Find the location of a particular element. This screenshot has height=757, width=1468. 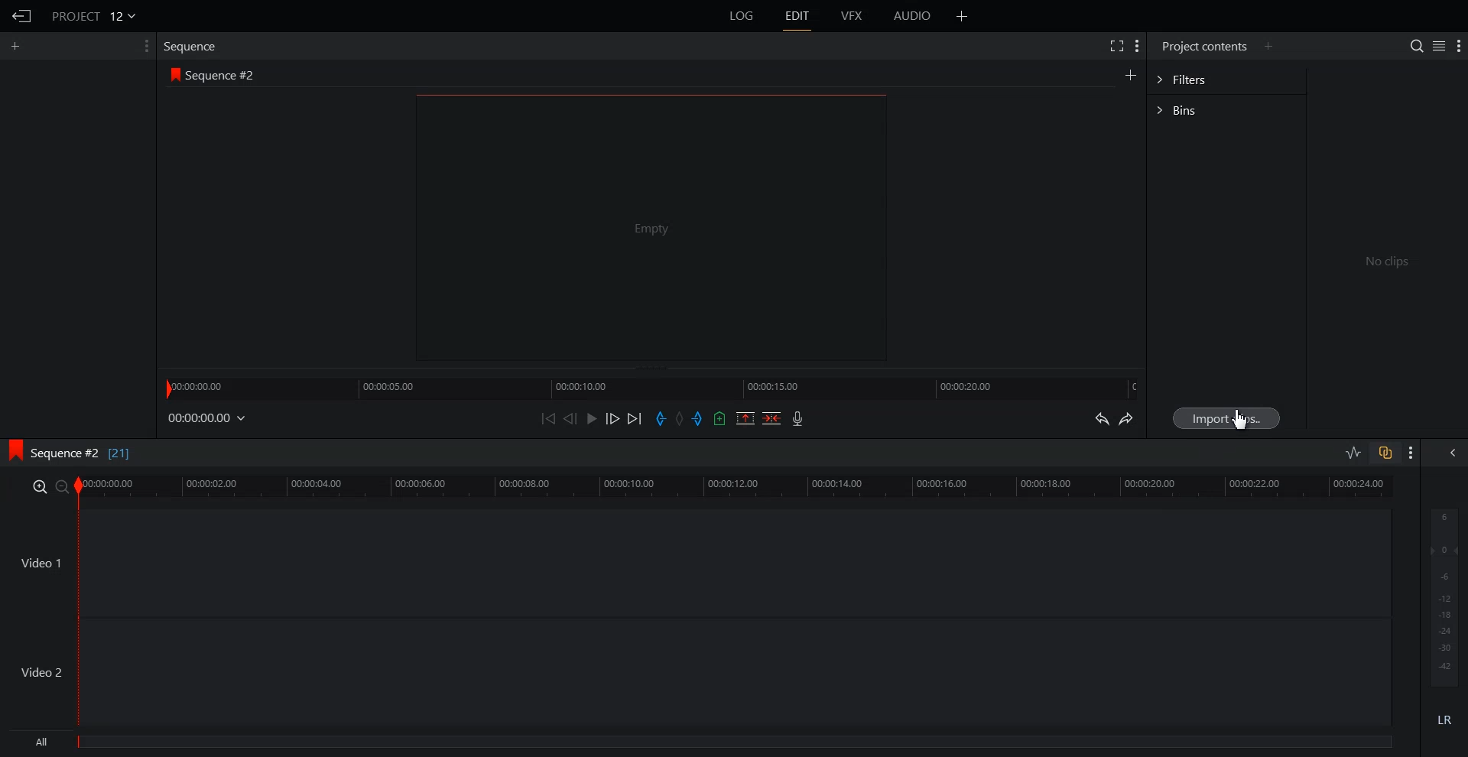

Add Cue in the current video is located at coordinates (720, 417).